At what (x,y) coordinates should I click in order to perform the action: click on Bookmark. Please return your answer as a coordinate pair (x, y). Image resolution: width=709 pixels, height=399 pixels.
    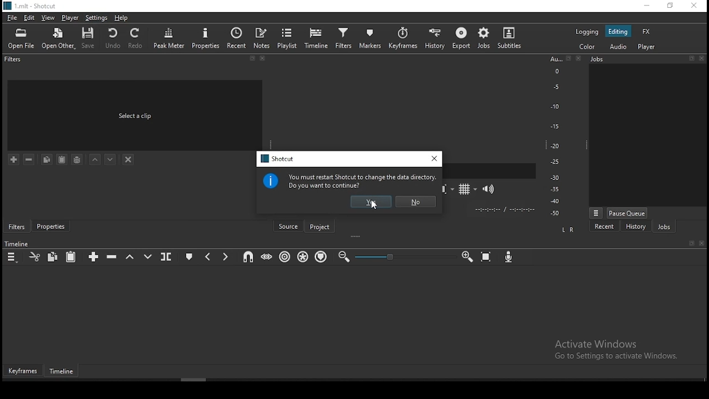
    Looking at the image, I should click on (569, 59).